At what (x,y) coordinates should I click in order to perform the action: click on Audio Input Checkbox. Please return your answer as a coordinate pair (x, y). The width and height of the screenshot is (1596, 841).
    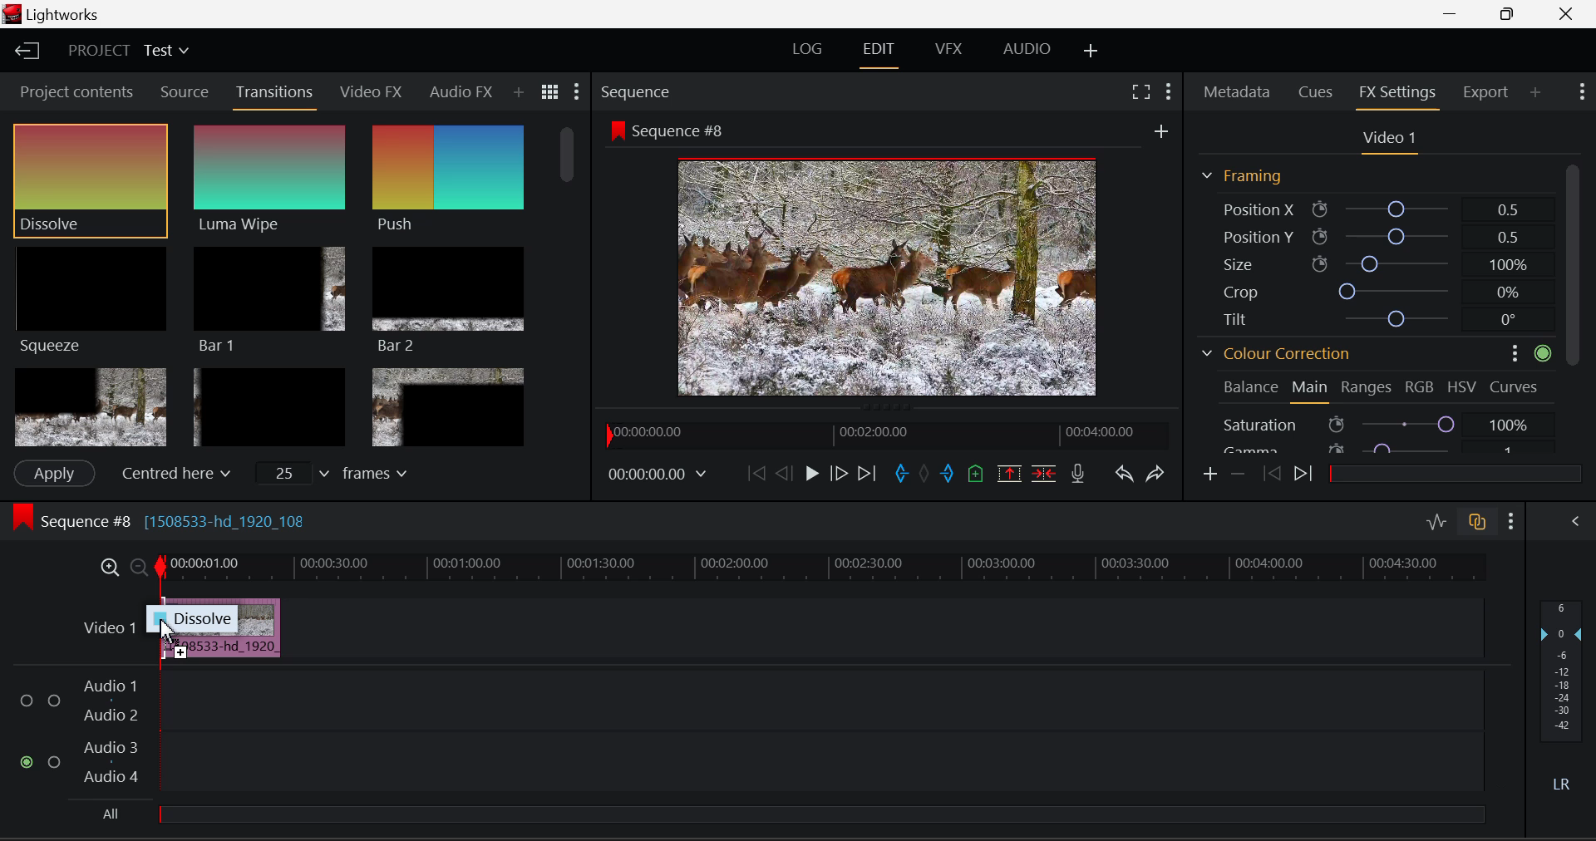
    Looking at the image, I should click on (54, 699).